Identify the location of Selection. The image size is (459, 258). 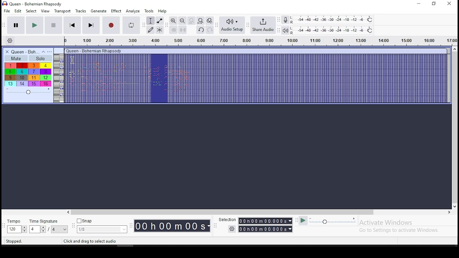
(226, 219).